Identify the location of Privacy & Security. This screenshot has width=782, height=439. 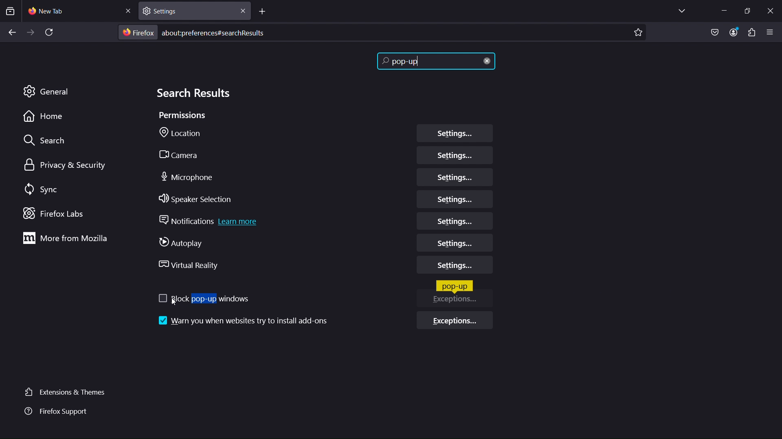
(66, 164).